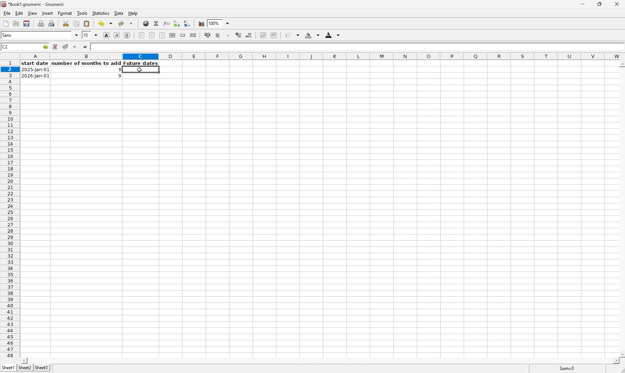 The width and height of the screenshot is (625, 373). I want to click on Save a current workbook, so click(28, 23).